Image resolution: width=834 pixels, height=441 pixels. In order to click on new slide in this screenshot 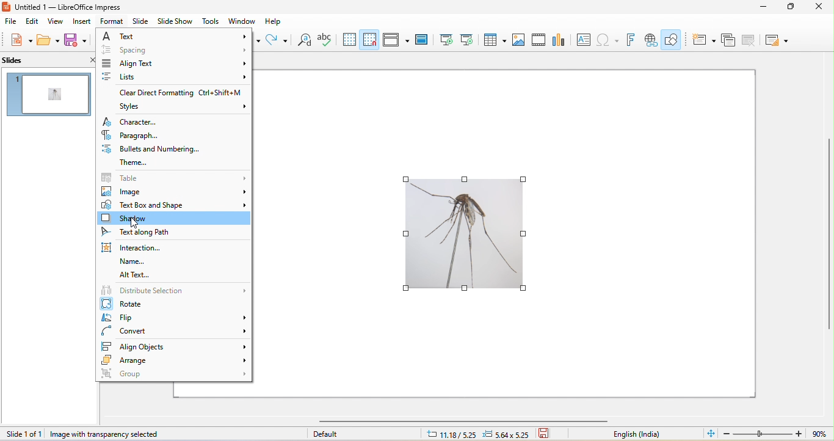, I will do `click(701, 39)`.